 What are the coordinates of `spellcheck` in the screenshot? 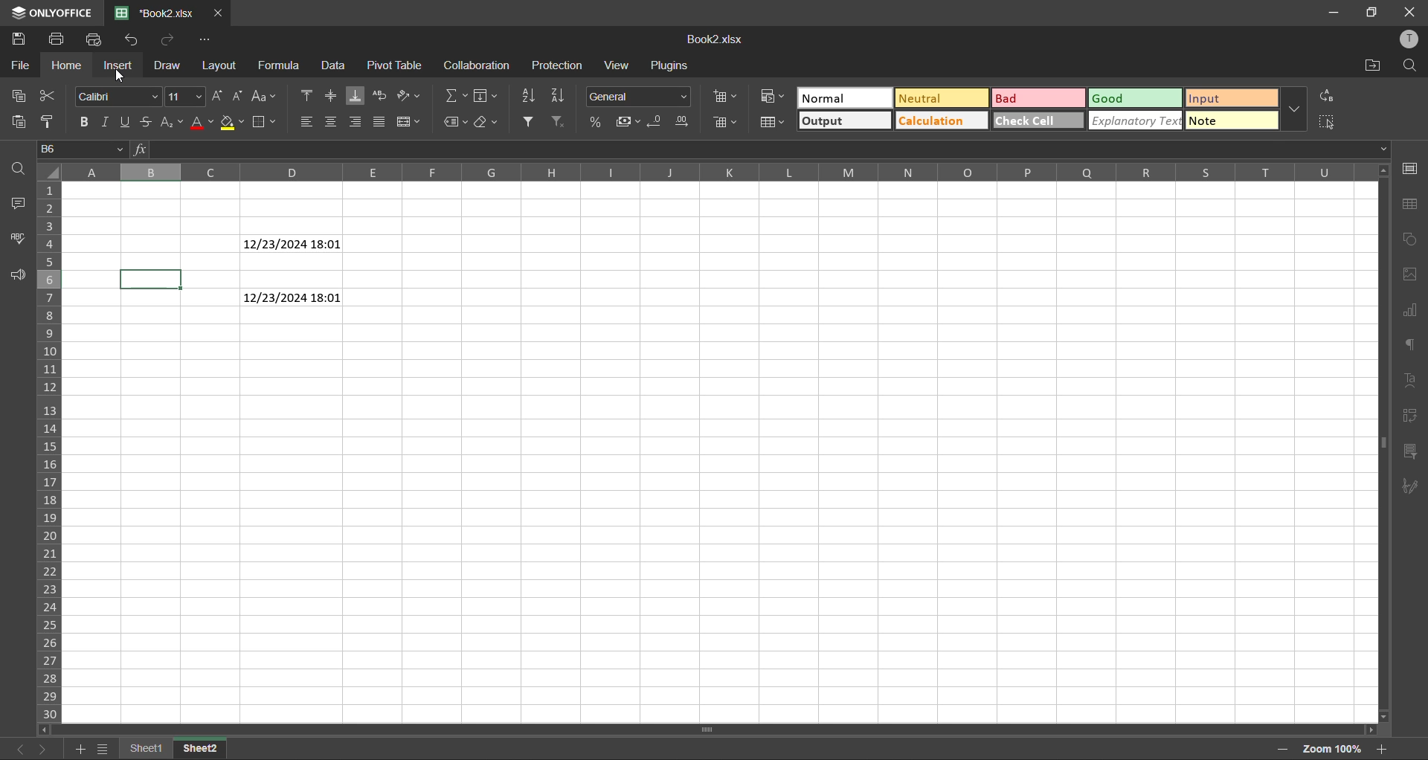 It's located at (20, 240).